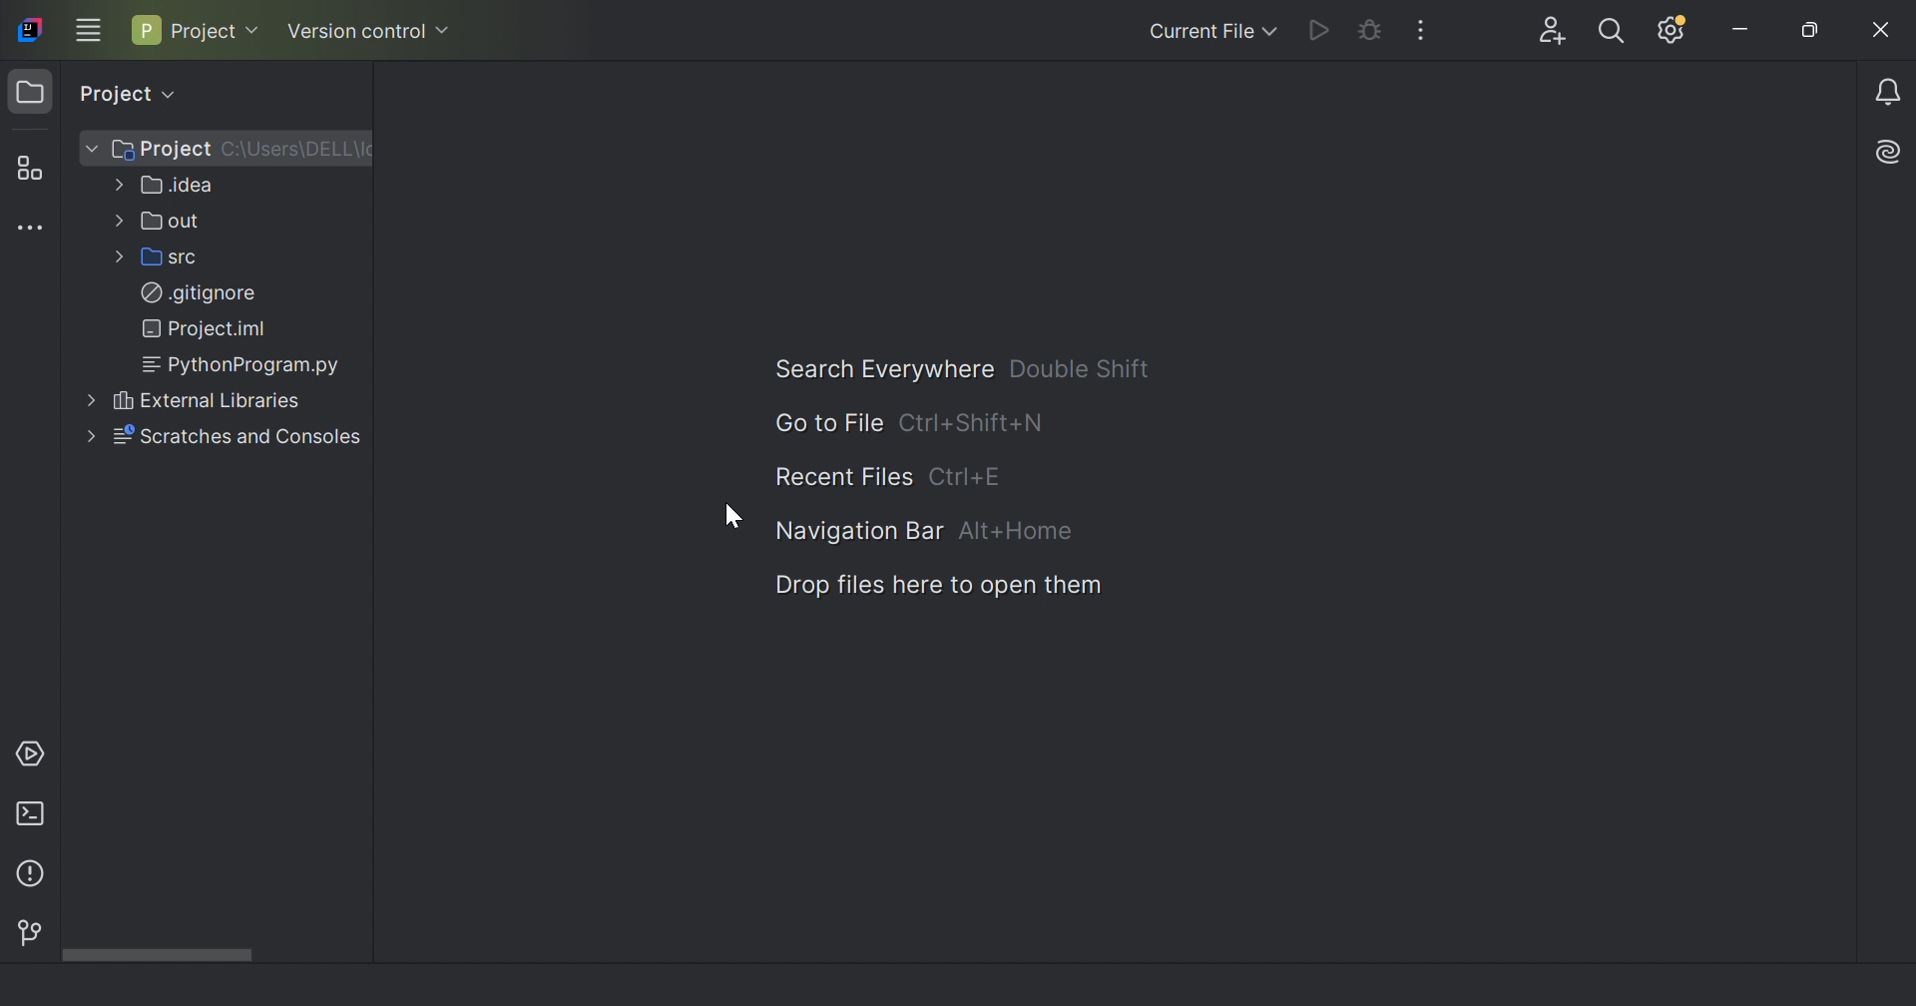 The image size is (1916, 1006). What do you see at coordinates (167, 189) in the screenshot?
I see `.idea` at bounding box center [167, 189].